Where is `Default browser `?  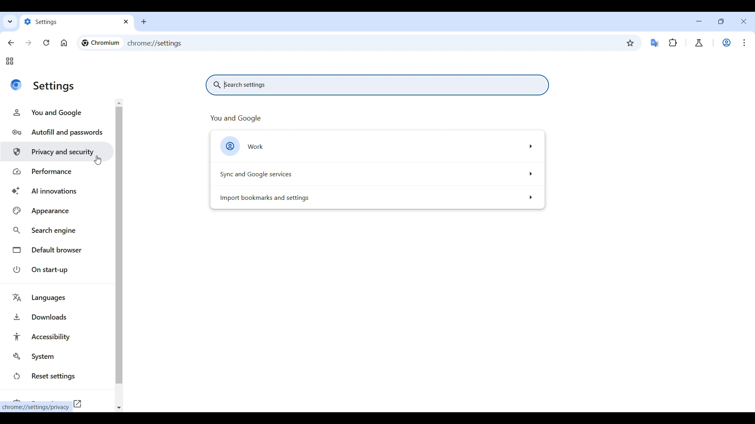 Default browser  is located at coordinates (58, 250).